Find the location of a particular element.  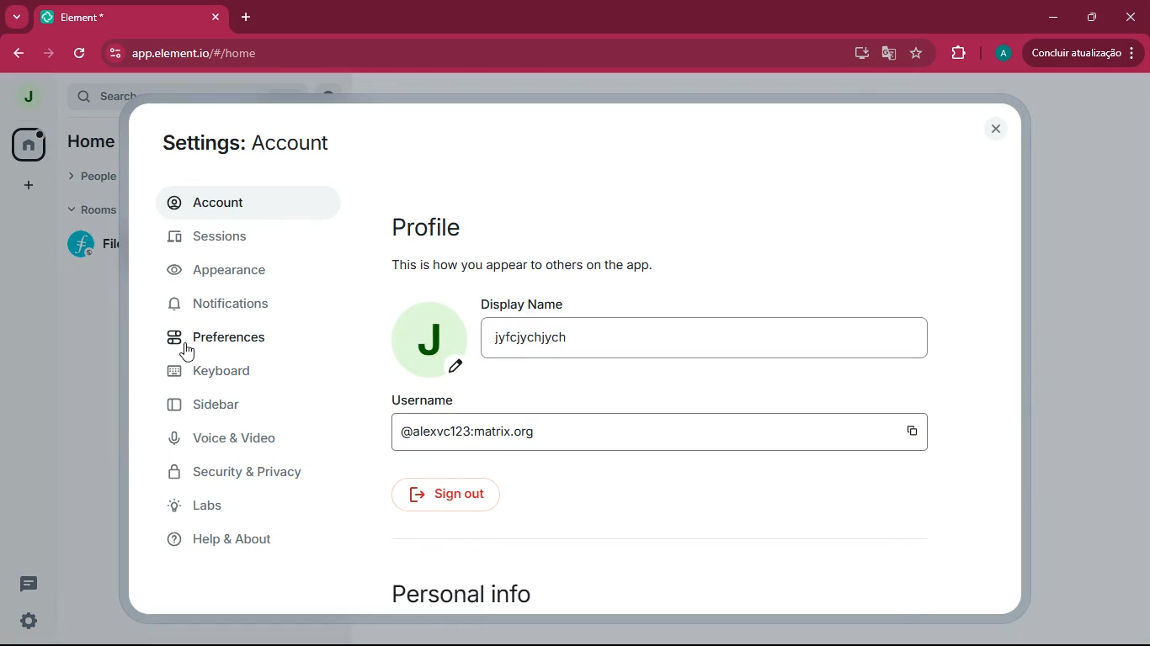

profile this is how you appear to others on the app is located at coordinates (547, 243).